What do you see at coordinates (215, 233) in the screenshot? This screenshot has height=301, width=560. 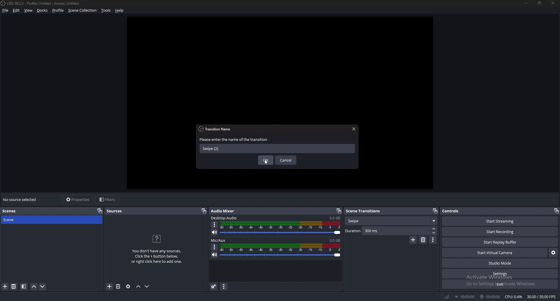 I see `mute` at bounding box center [215, 233].